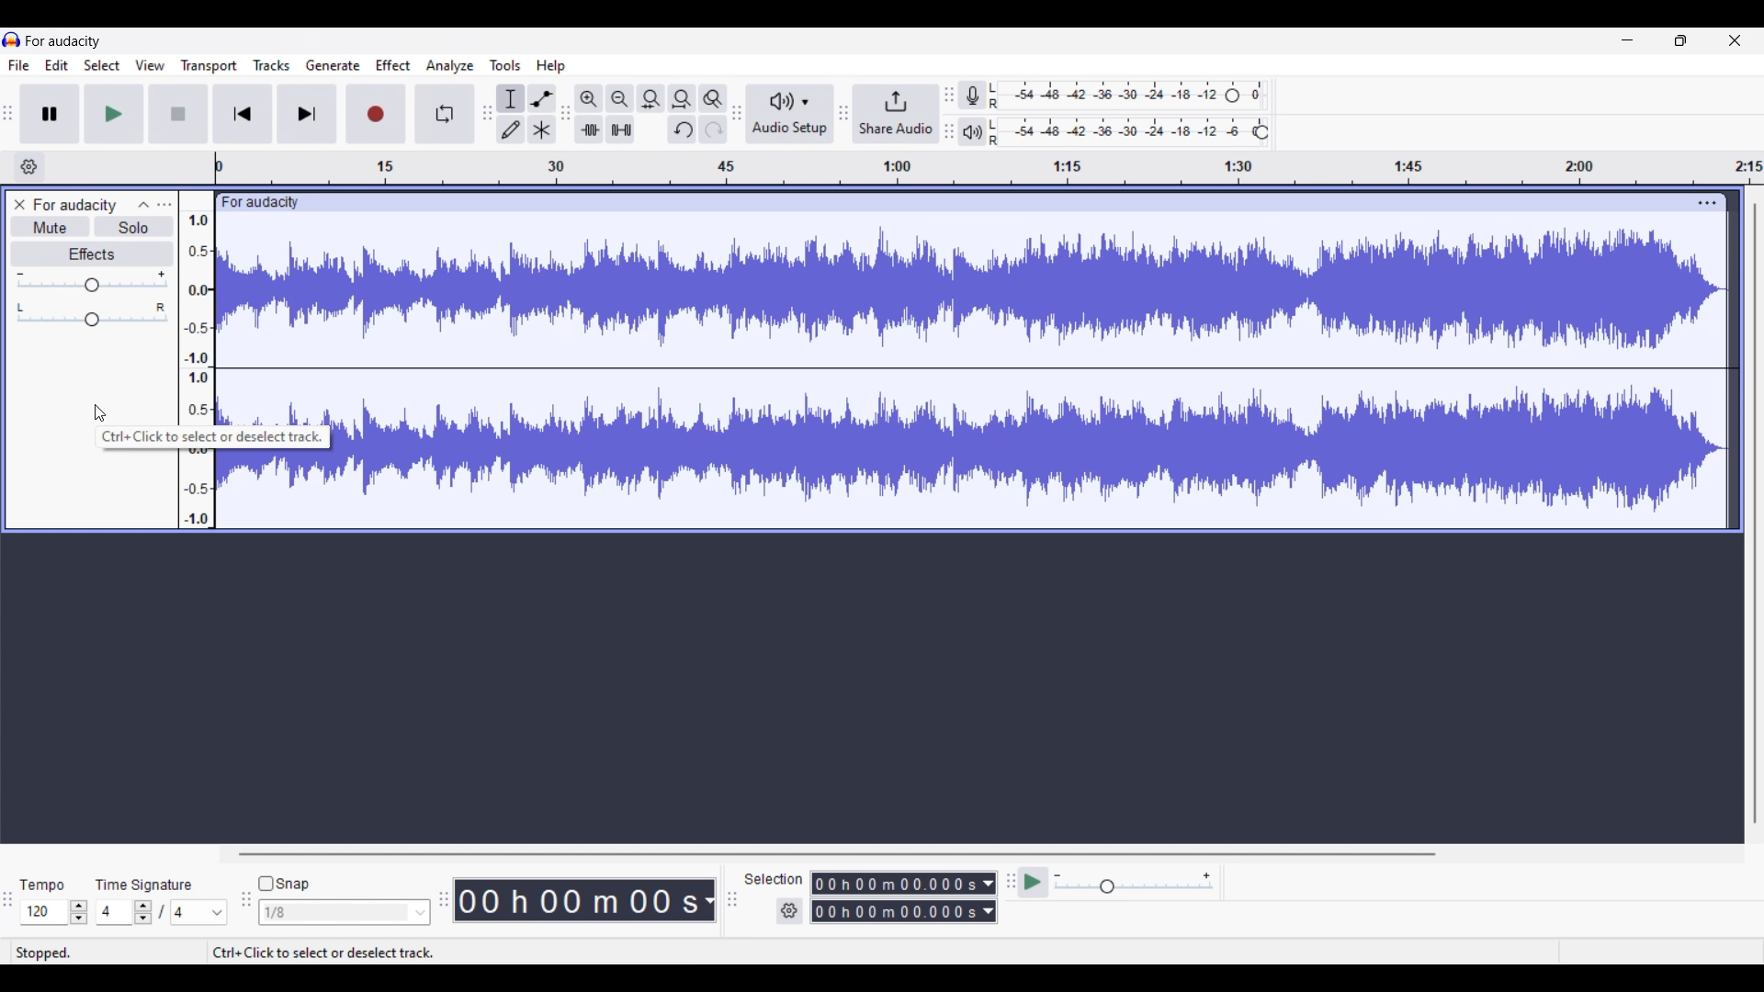 The width and height of the screenshot is (1764, 992). What do you see at coordinates (144, 885) in the screenshot?
I see `Indicates time signature settings ` at bounding box center [144, 885].